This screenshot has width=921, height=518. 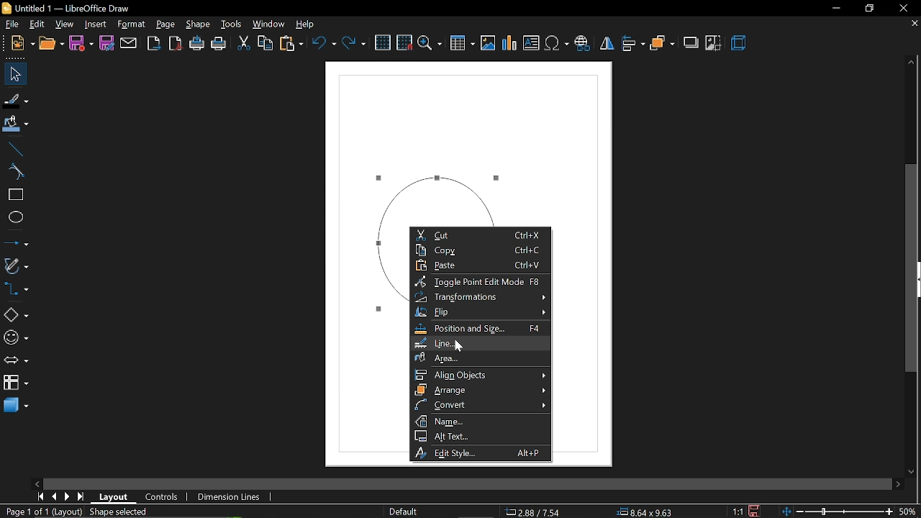 I want to click on fill line, so click(x=15, y=99).